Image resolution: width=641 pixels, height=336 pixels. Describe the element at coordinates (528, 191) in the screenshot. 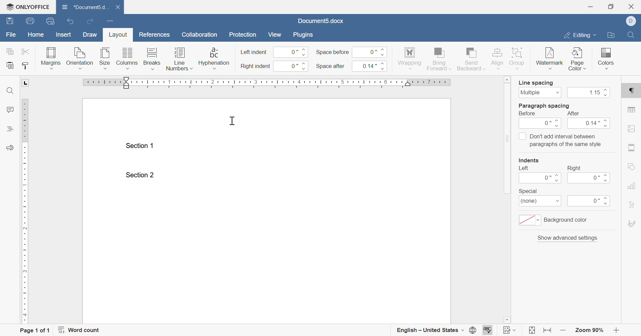

I see `special` at that location.